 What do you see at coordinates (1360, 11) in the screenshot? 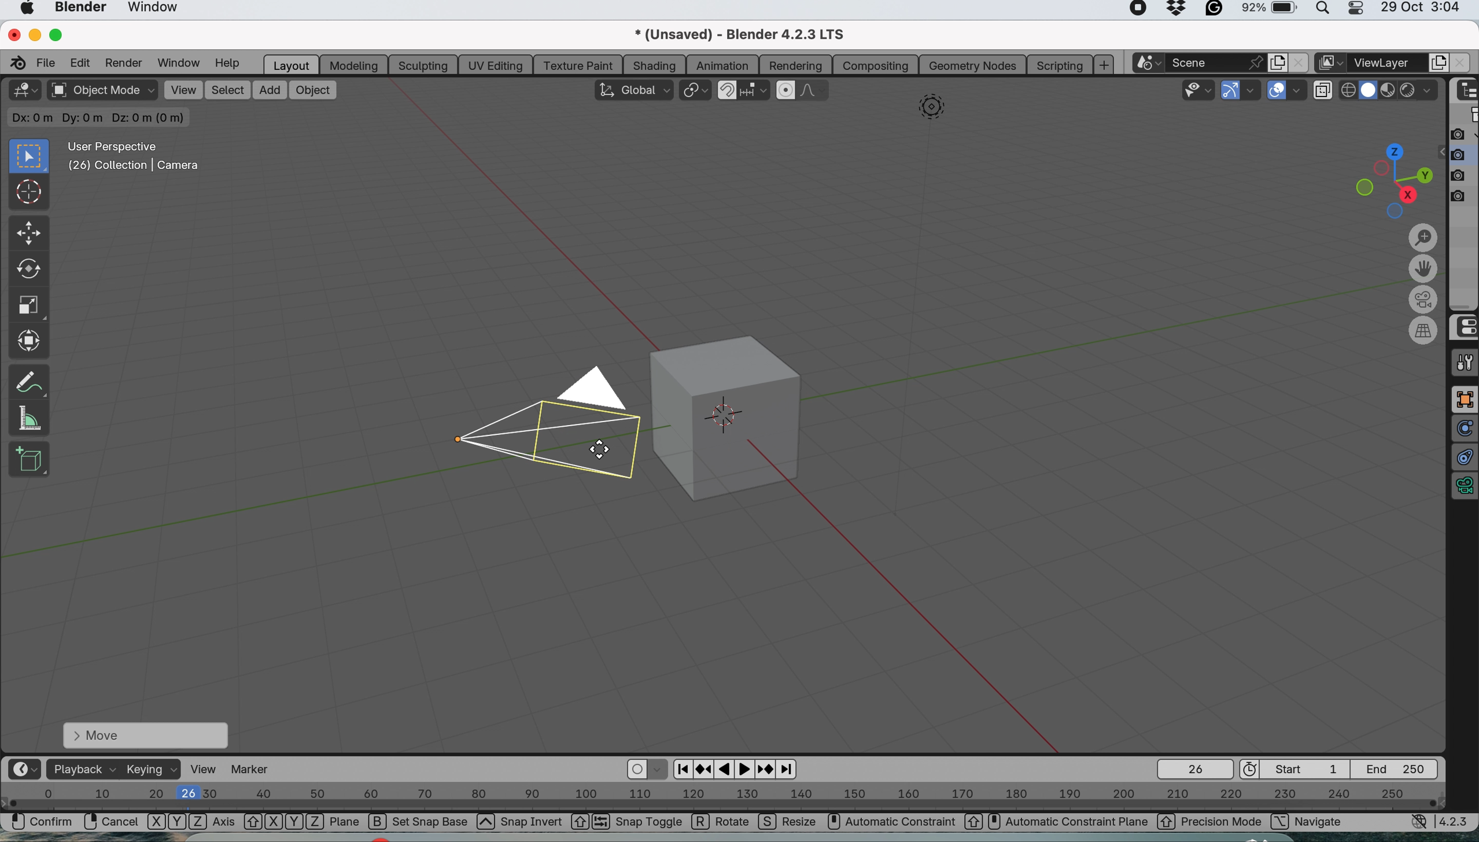
I see `control center` at bounding box center [1360, 11].